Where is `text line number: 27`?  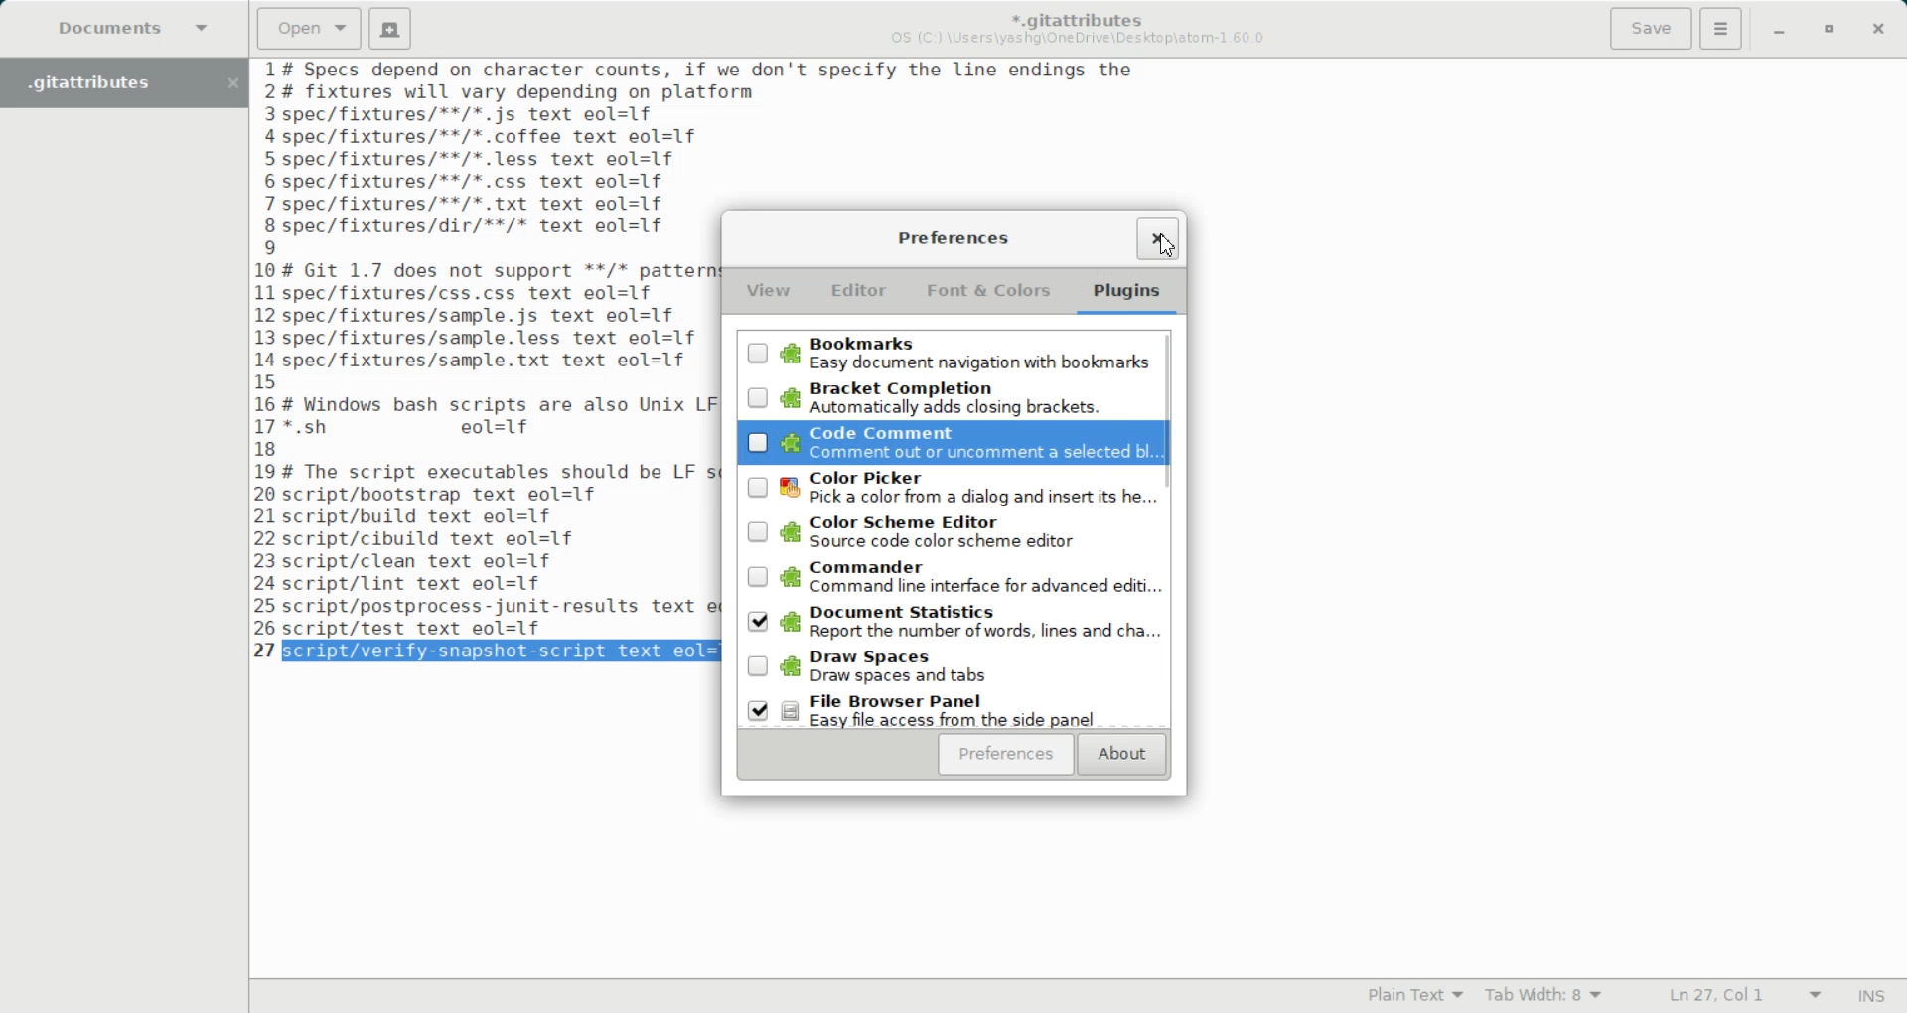 text line number: 27 is located at coordinates (267, 650).